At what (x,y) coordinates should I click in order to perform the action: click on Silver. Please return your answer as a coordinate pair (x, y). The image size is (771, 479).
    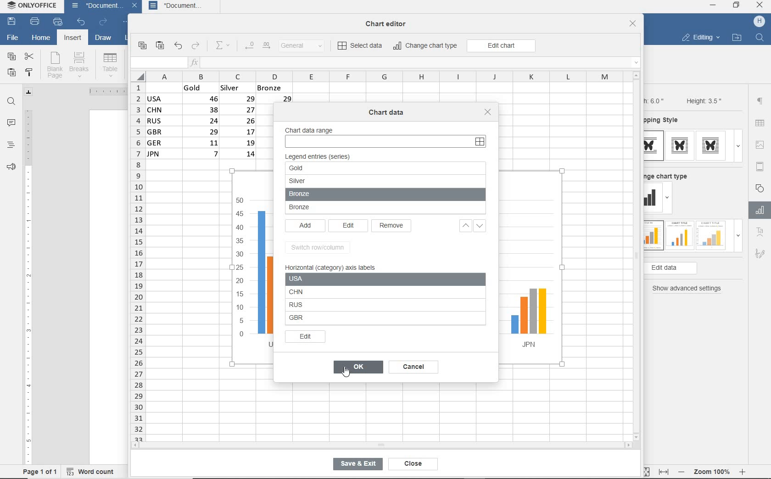
    Looking at the image, I should click on (338, 181).